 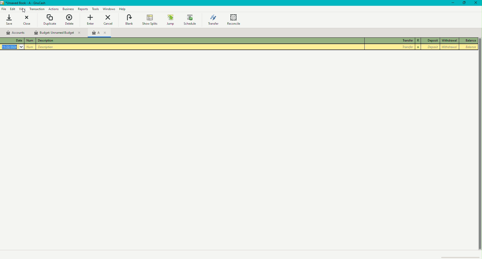 What do you see at coordinates (123, 9) in the screenshot?
I see `Help` at bounding box center [123, 9].